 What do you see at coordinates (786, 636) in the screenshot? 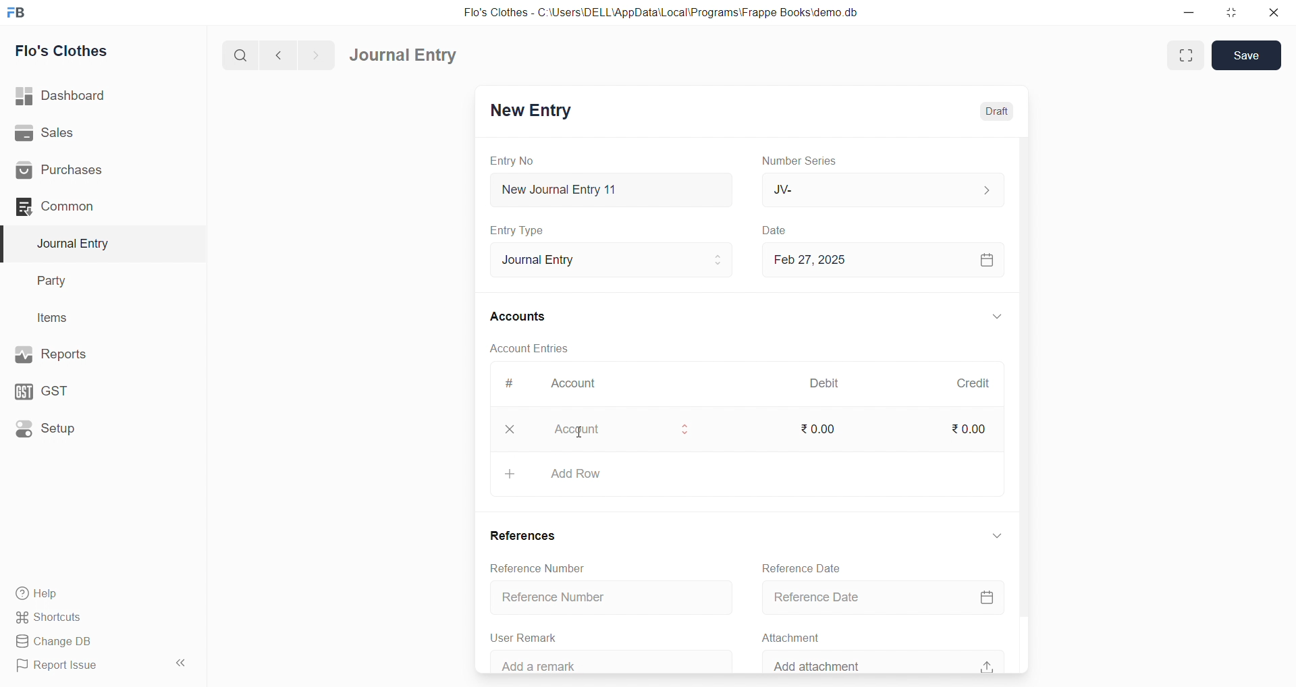
I see `Attachment` at bounding box center [786, 636].